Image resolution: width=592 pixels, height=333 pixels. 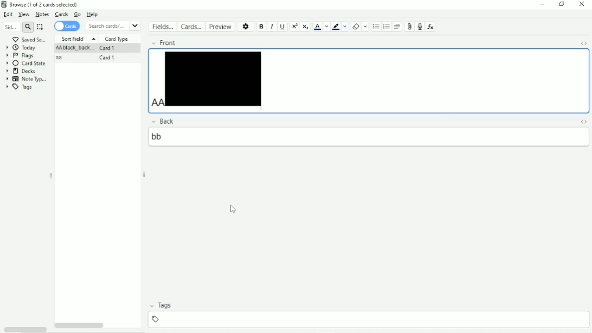 What do you see at coordinates (24, 14) in the screenshot?
I see `View` at bounding box center [24, 14].